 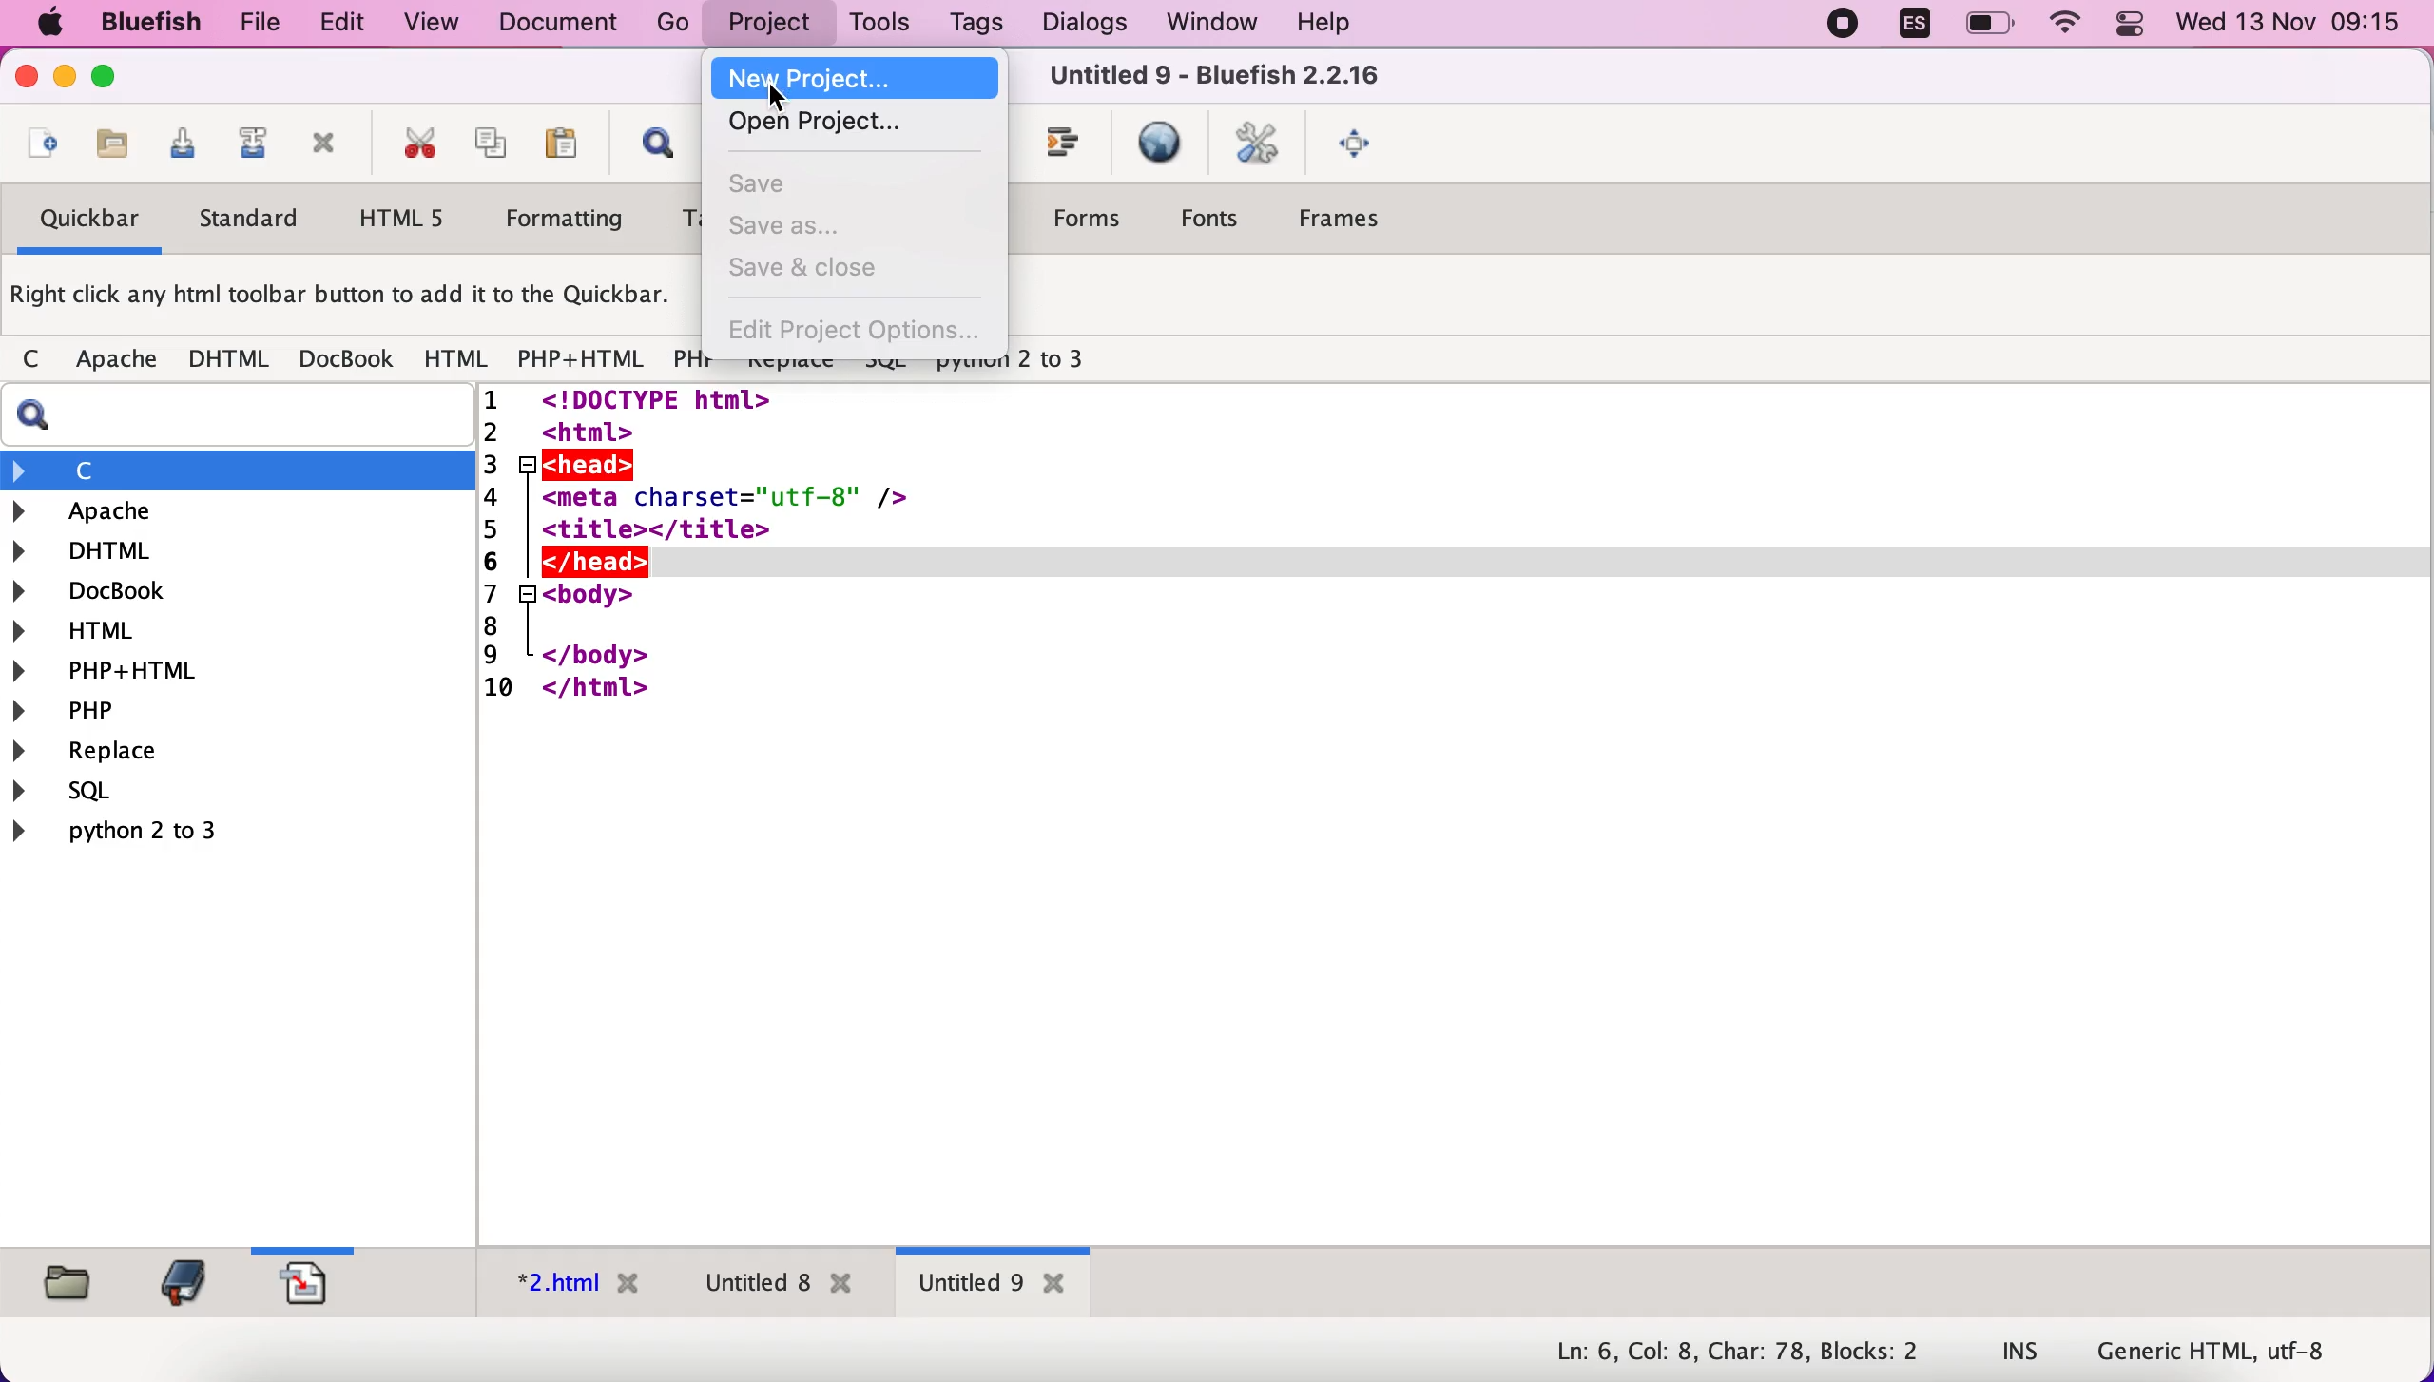 What do you see at coordinates (315, 1280) in the screenshot?
I see `snippets` at bounding box center [315, 1280].